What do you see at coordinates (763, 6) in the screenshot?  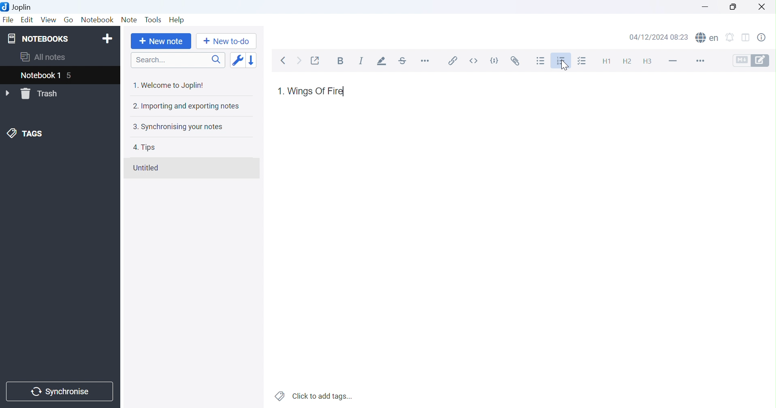 I see `Close` at bounding box center [763, 6].